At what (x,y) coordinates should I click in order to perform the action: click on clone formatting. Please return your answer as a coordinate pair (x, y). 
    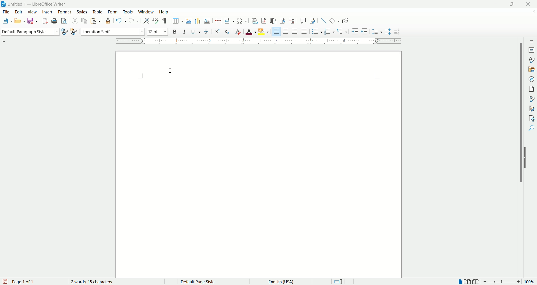
    Looking at the image, I should click on (108, 21).